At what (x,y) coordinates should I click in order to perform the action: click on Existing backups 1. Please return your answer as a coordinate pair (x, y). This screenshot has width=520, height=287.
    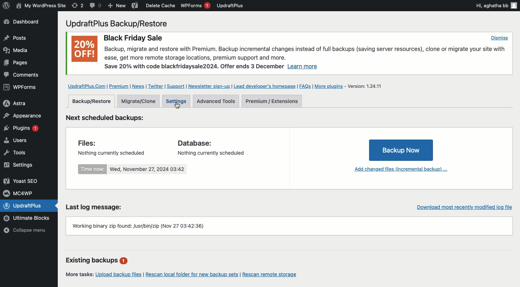
    Looking at the image, I should click on (101, 260).